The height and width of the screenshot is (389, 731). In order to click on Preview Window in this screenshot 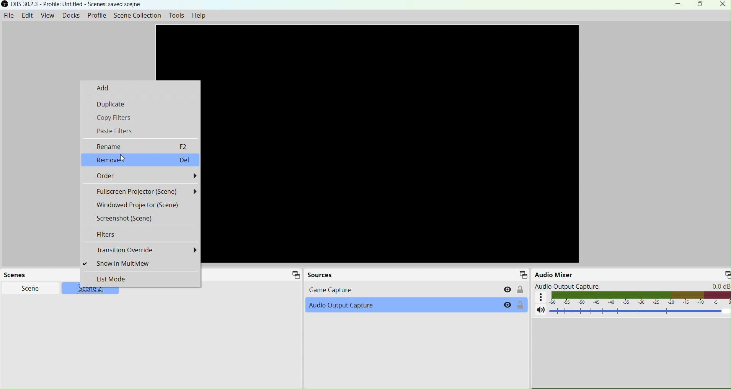, I will do `click(394, 144)`.